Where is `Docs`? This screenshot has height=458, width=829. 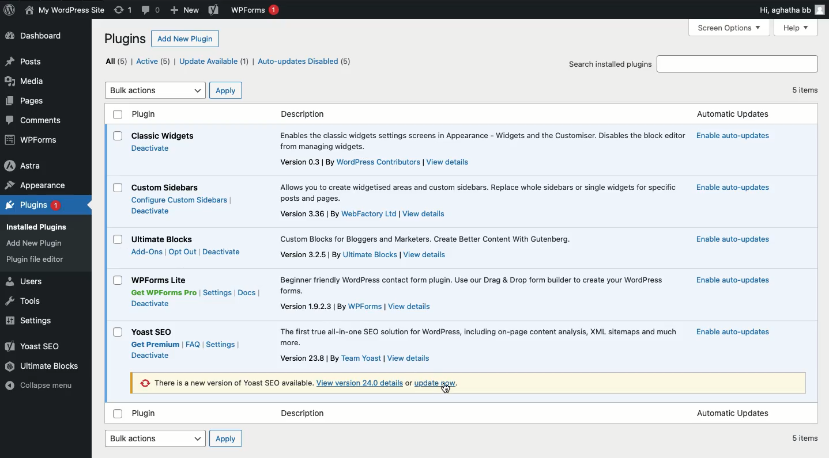
Docs is located at coordinates (247, 293).